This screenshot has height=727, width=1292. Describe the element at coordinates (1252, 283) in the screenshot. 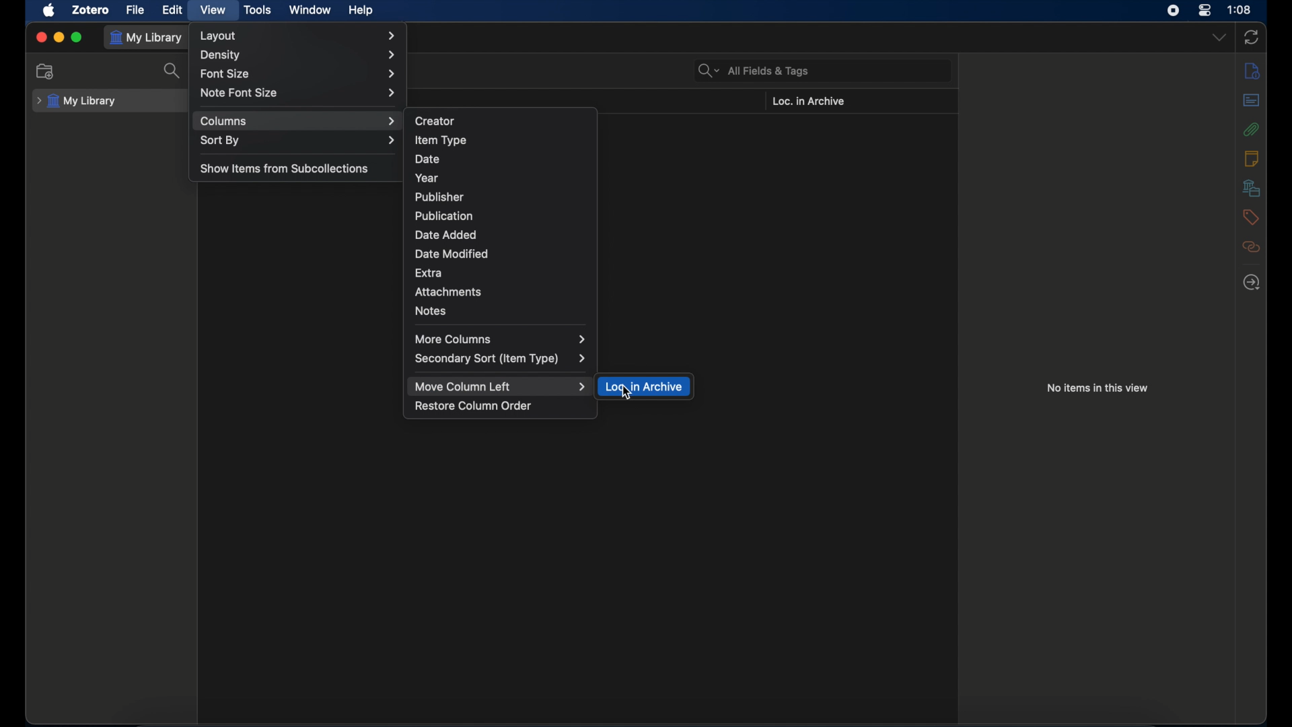

I see `locate` at that location.